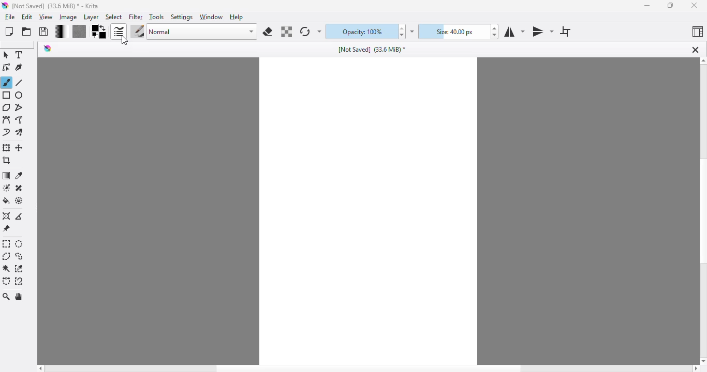 Image resolution: width=707 pixels, height=372 pixels. Describe the element at coordinates (183, 18) in the screenshot. I see `settings` at that location.